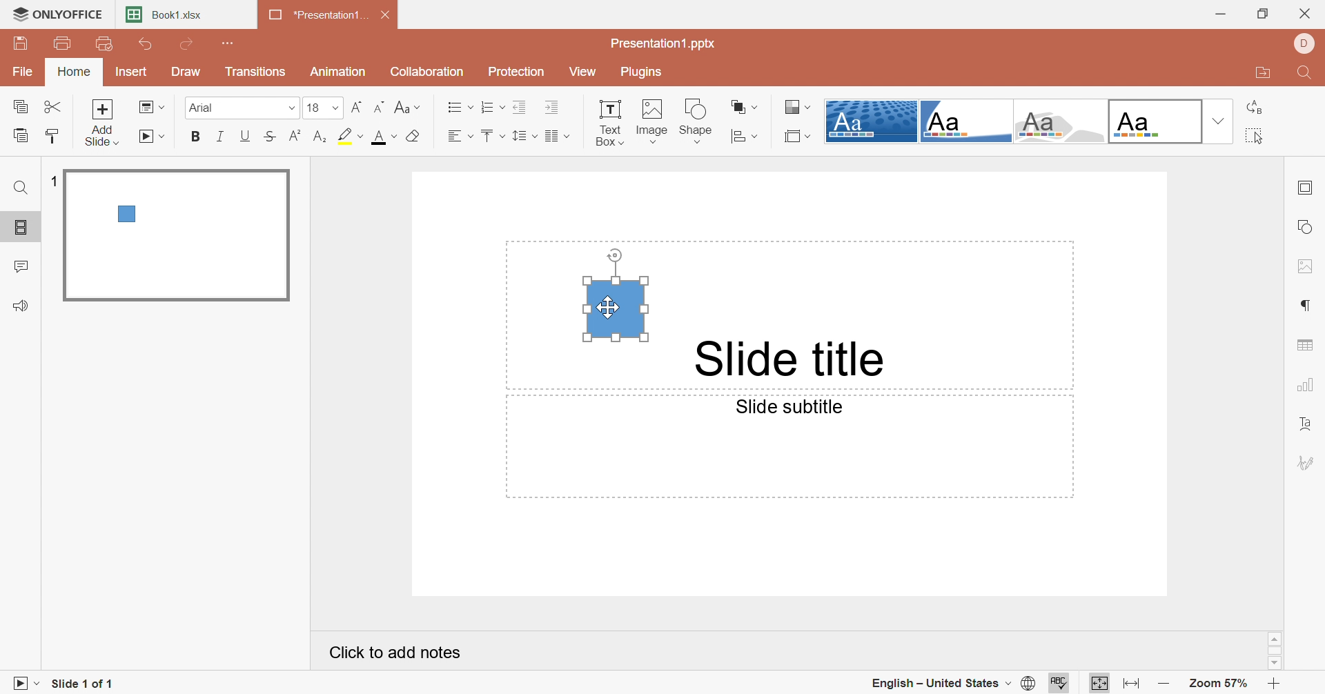 The image size is (1325, 694). I want to click on Scroll Bar, so click(1277, 651).